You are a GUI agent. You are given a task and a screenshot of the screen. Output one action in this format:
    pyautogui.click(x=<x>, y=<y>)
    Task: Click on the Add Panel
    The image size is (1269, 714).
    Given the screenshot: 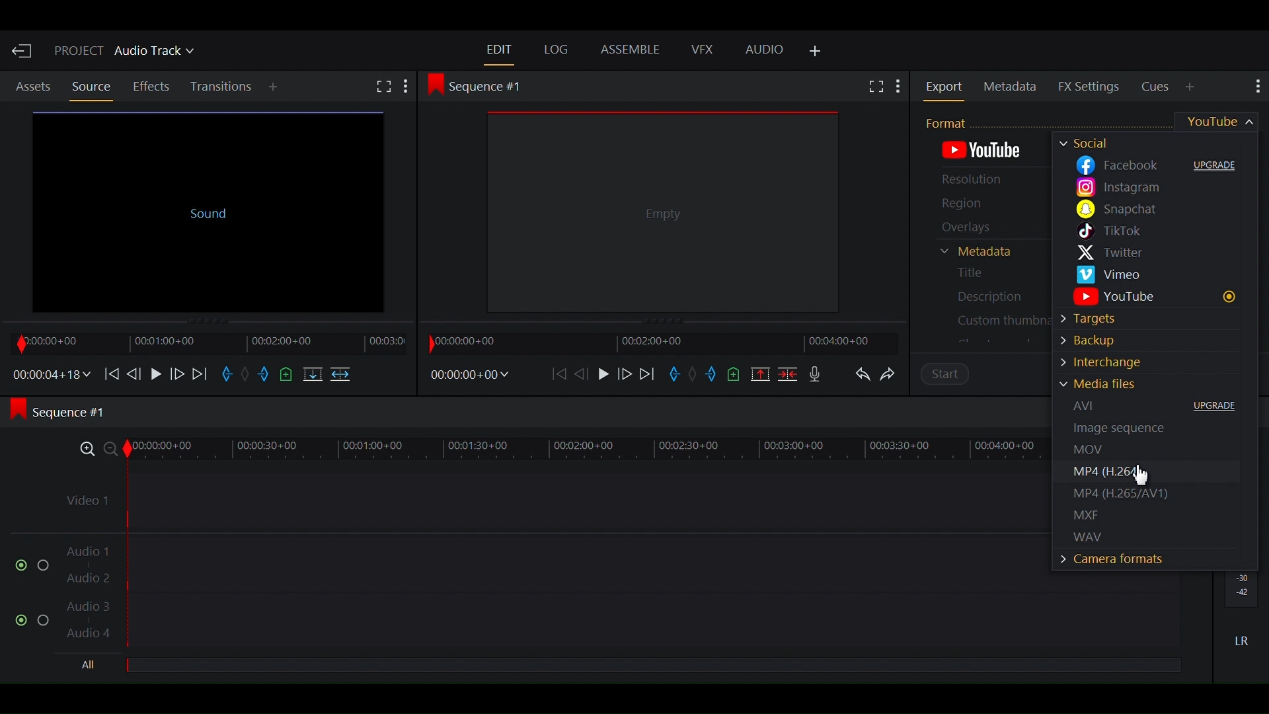 What is the action you would take?
    pyautogui.click(x=816, y=52)
    